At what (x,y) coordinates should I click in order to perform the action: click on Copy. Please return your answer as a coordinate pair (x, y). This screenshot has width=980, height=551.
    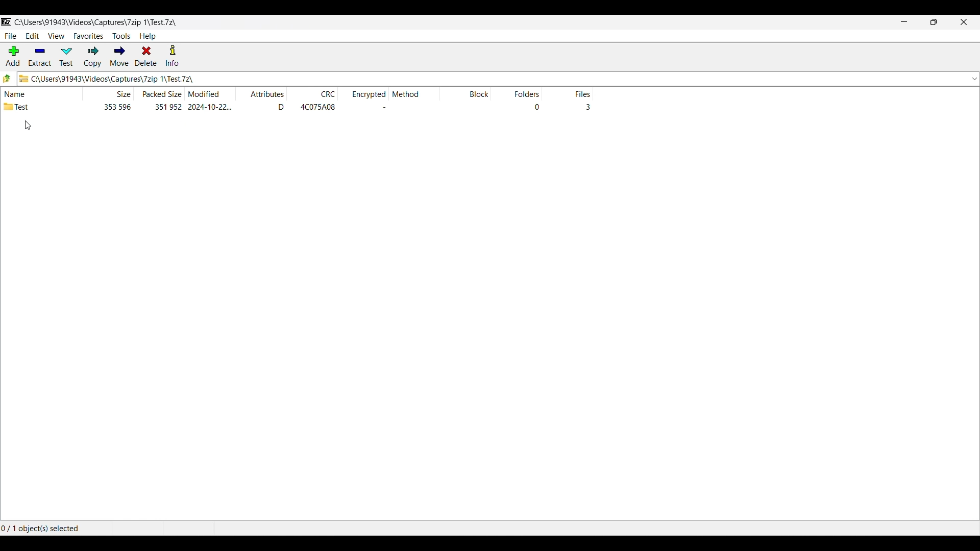
    Looking at the image, I should click on (93, 57).